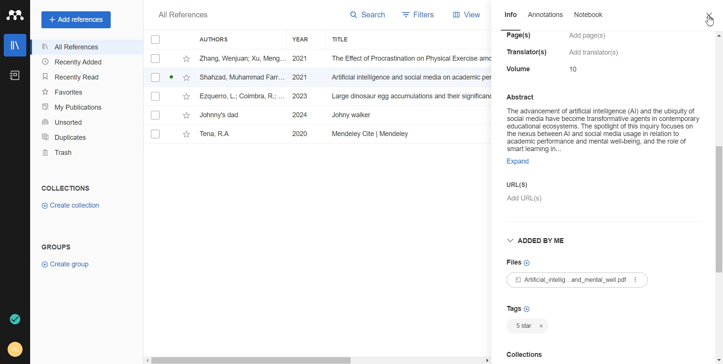  Describe the element at coordinates (66, 188) in the screenshot. I see `Collection` at that location.